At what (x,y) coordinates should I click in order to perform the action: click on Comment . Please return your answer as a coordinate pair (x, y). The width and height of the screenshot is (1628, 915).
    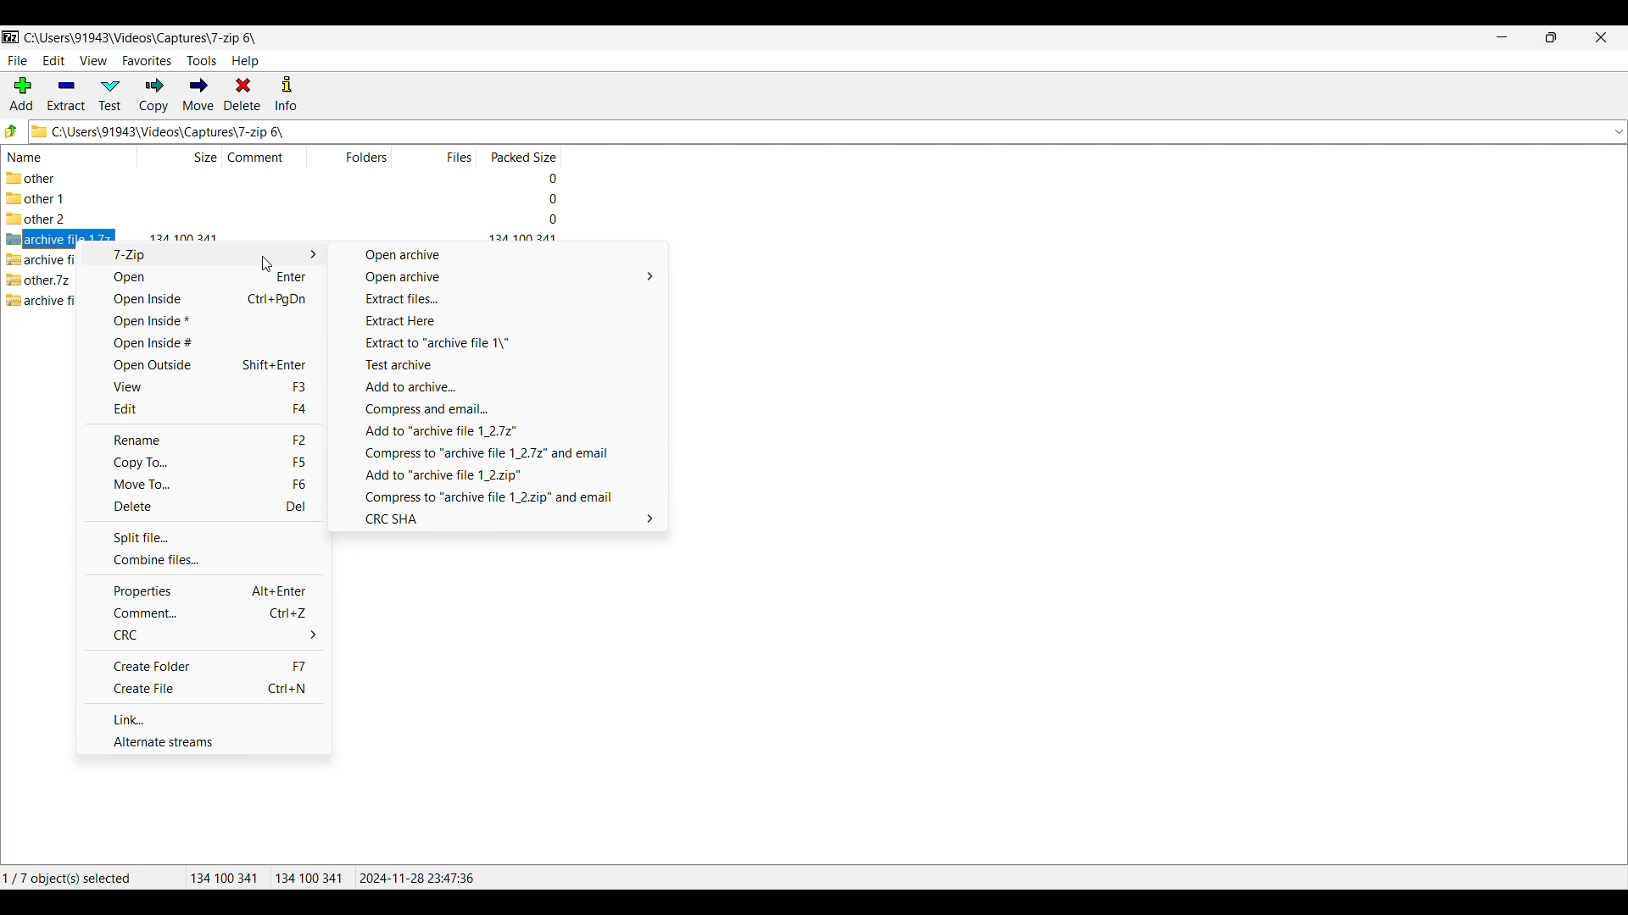
    Looking at the image, I should click on (265, 156).